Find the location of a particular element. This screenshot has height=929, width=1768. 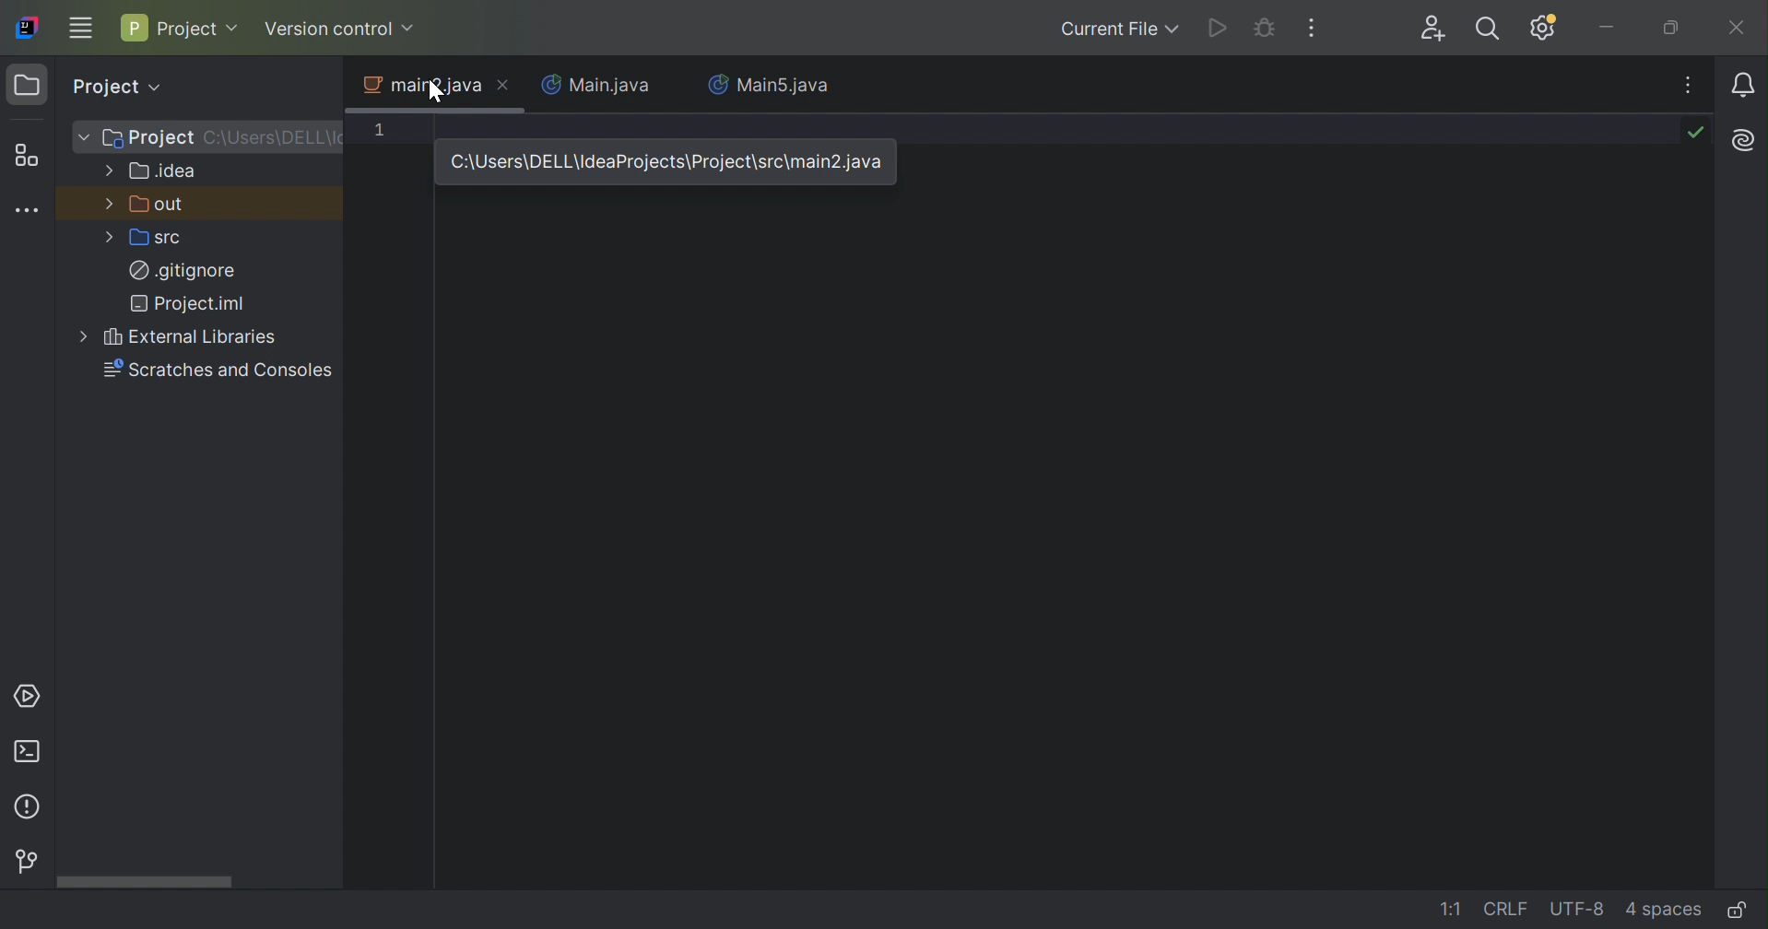

.idea is located at coordinates (164, 172).